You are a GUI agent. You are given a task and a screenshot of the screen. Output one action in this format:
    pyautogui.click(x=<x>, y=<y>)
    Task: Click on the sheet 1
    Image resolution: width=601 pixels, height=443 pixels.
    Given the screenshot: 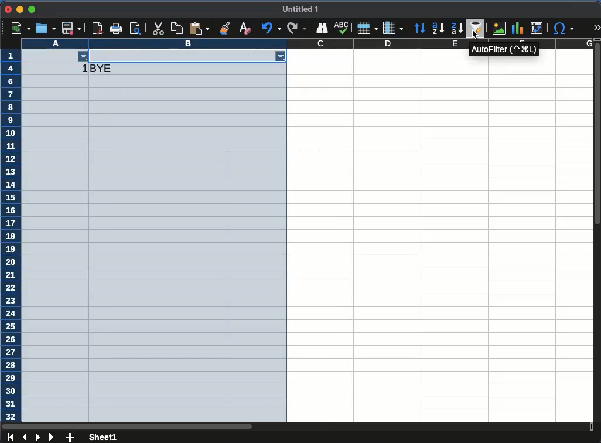 What is the action you would take?
    pyautogui.click(x=103, y=437)
    